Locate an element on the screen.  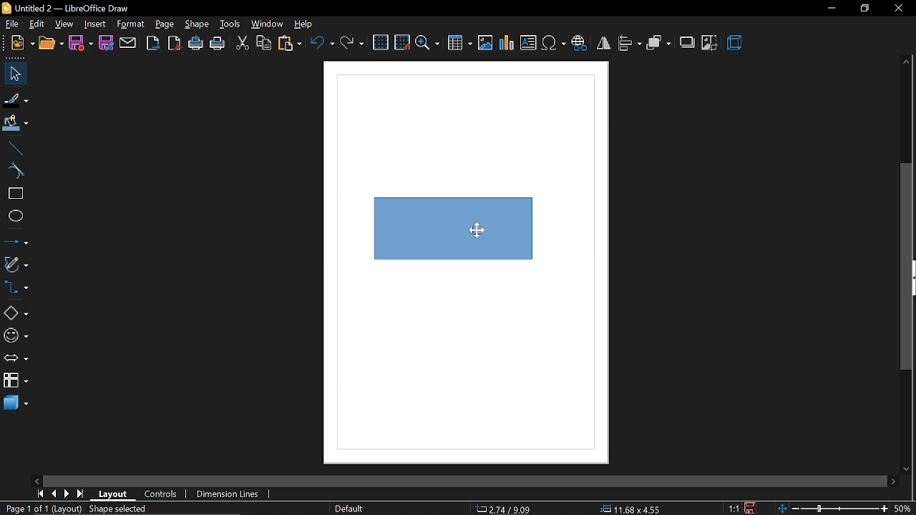
edit is located at coordinates (36, 24).